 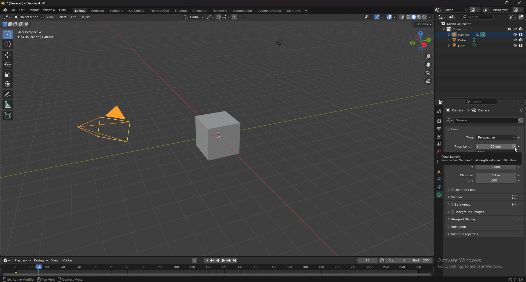 I want to click on selector, so click(x=8, y=35).